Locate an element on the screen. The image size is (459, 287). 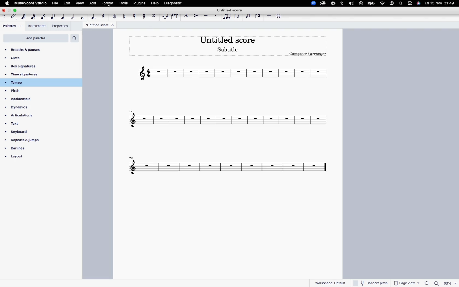
musescore studio is located at coordinates (30, 3).